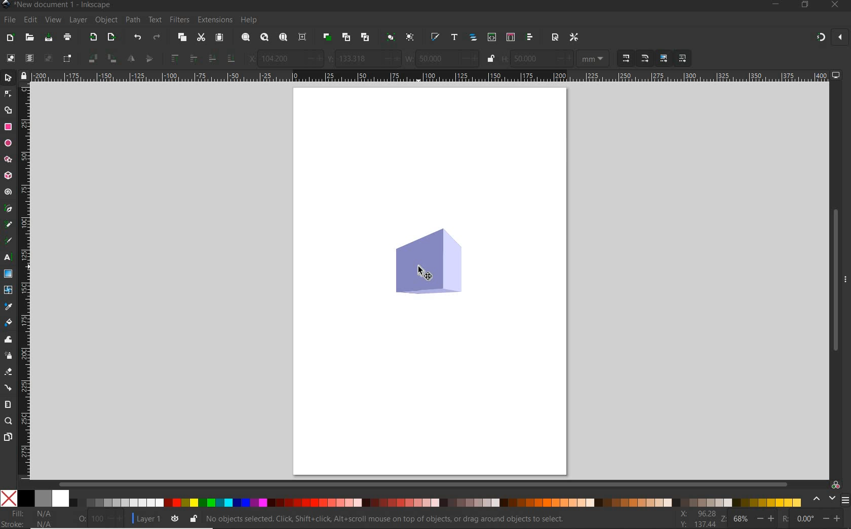  What do you see at coordinates (78, 20) in the screenshot?
I see `layer` at bounding box center [78, 20].